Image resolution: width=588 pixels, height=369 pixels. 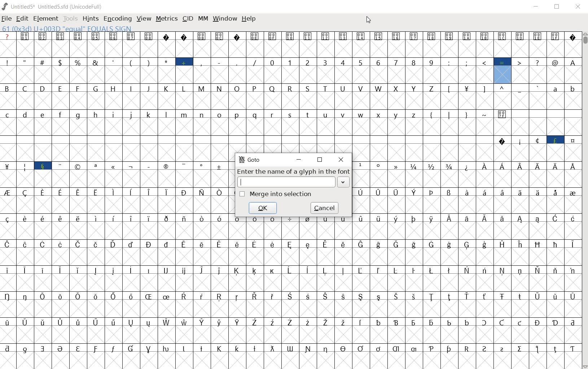 I want to click on tools, so click(x=70, y=19).